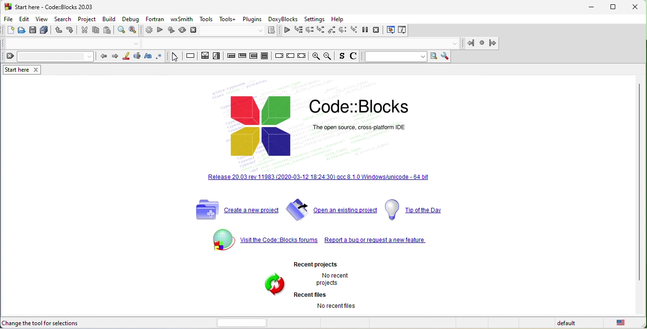  What do you see at coordinates (244, 57) in the screenshot?
I see `exit` at bounding box center [244, 57].